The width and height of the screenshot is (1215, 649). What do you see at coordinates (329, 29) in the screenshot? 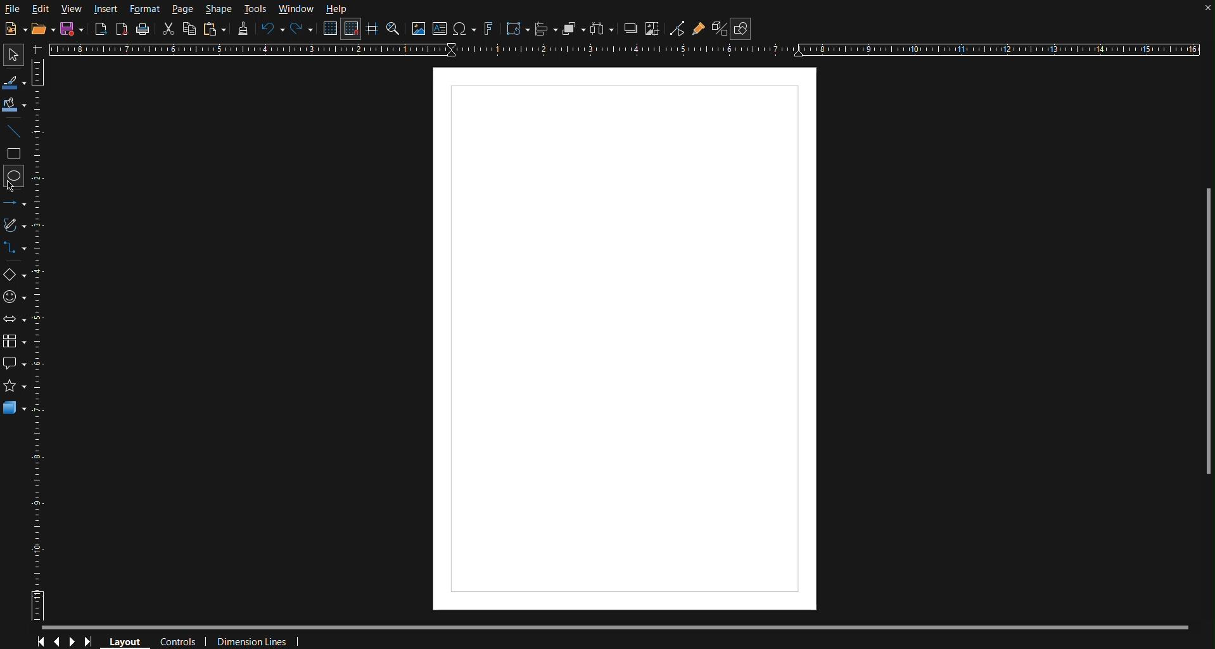
I see `Display Grid` at bounding box center [329, 29].